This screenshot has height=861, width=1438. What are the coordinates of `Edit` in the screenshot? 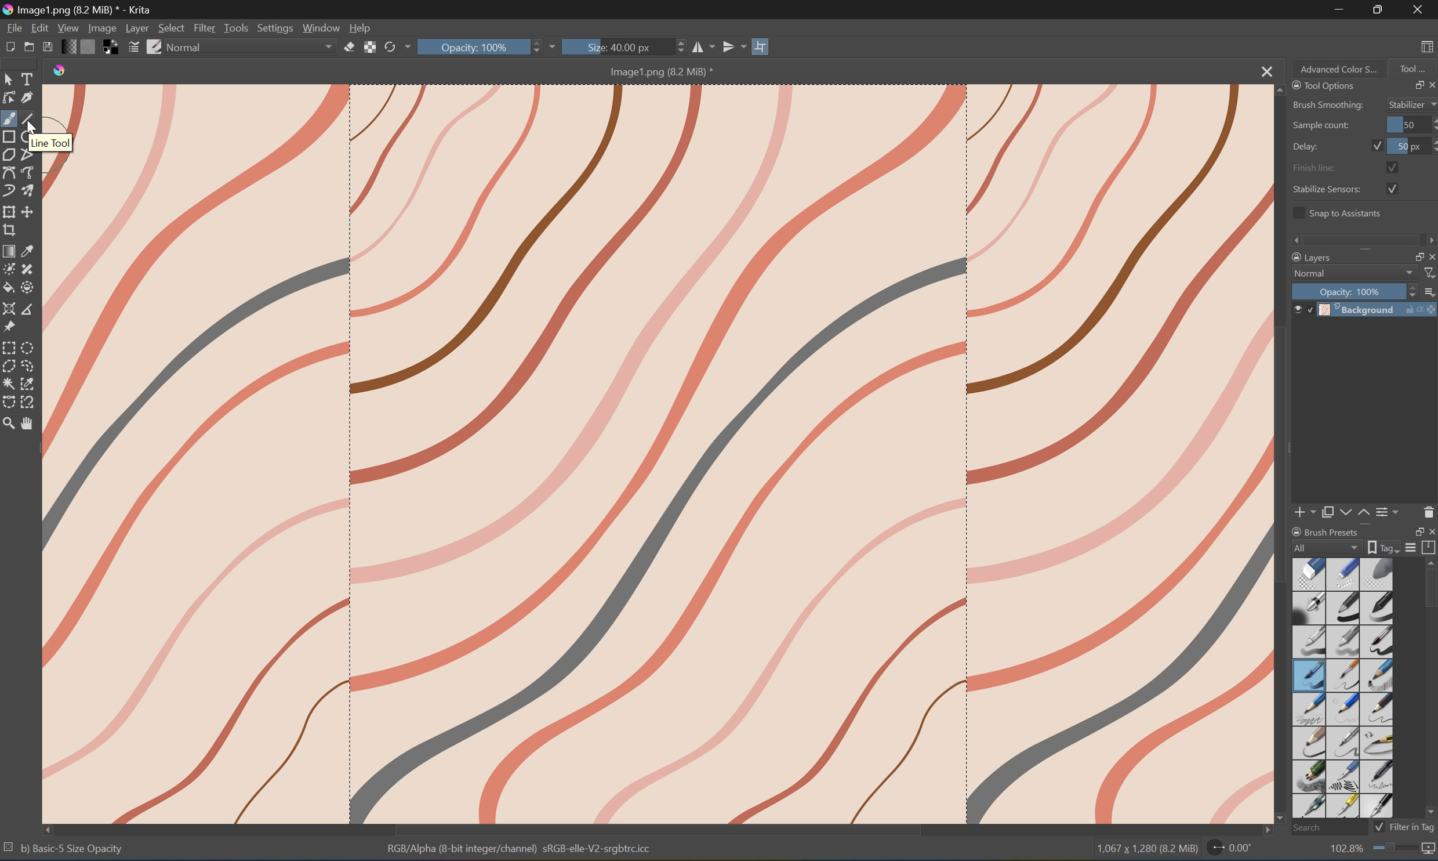 It's located at (39, 27).